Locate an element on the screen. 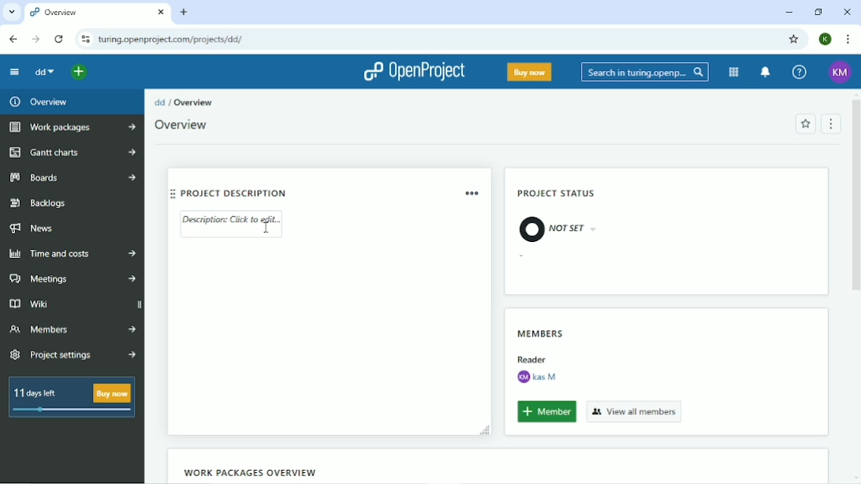 The image size is (861, 484). To notification center is located at coordinates (766, 72).